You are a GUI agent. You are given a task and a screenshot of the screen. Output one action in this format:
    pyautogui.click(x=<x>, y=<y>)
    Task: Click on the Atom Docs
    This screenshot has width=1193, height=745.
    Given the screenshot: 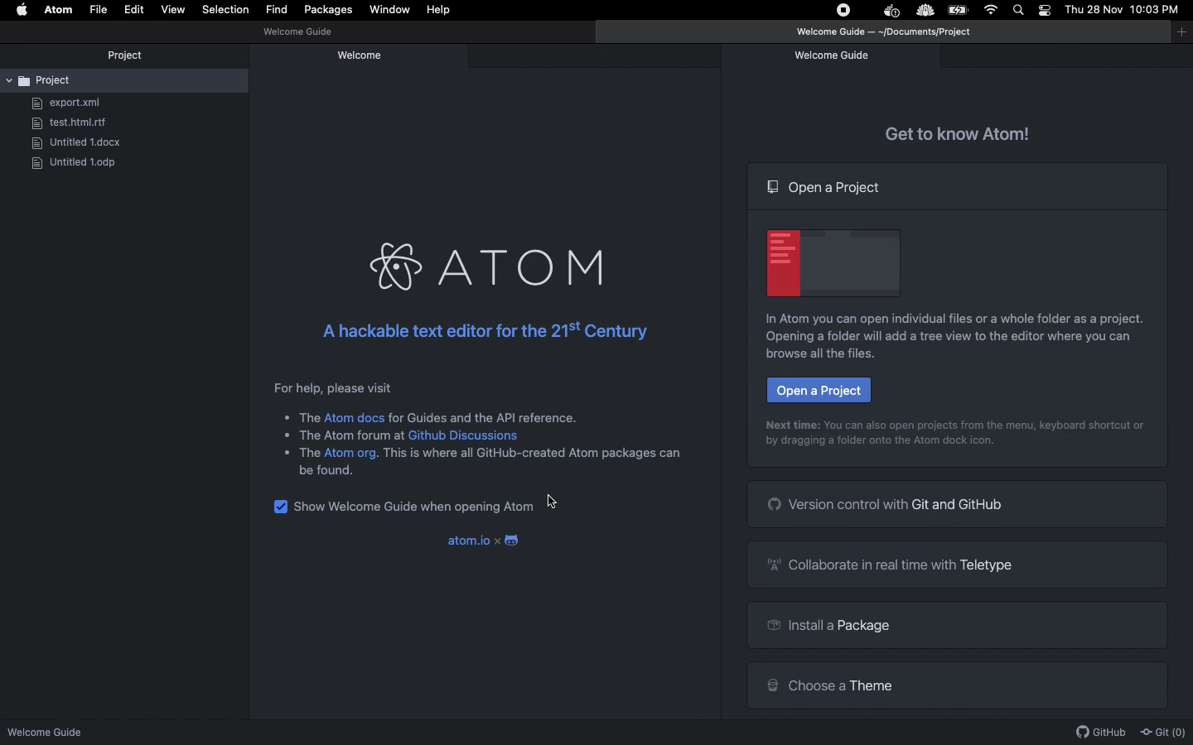 What is the action you would take?
    pyautogui.click(x=355, y=414)
    